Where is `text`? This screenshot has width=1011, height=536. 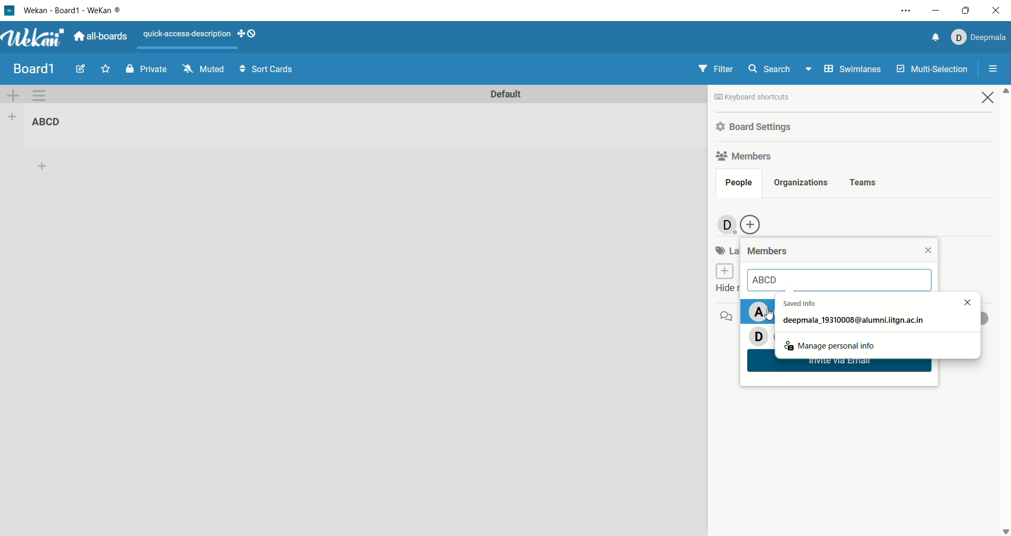
text is located at coordinates (187, 34).